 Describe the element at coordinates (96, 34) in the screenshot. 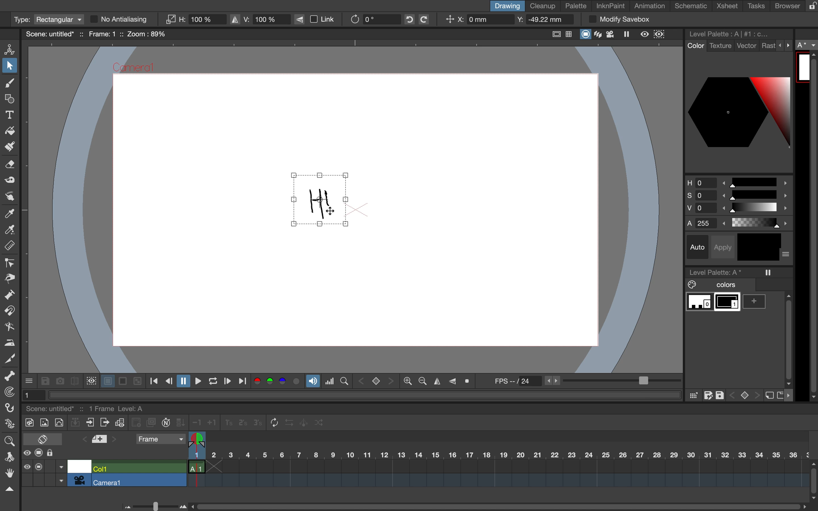

I see `scene name and scene details` at that location.